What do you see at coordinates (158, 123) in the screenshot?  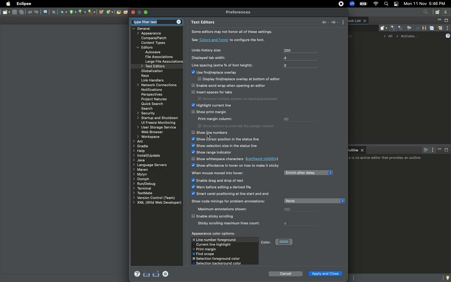 I see `UI freeze monitoring` at bounding box center [158, 123].